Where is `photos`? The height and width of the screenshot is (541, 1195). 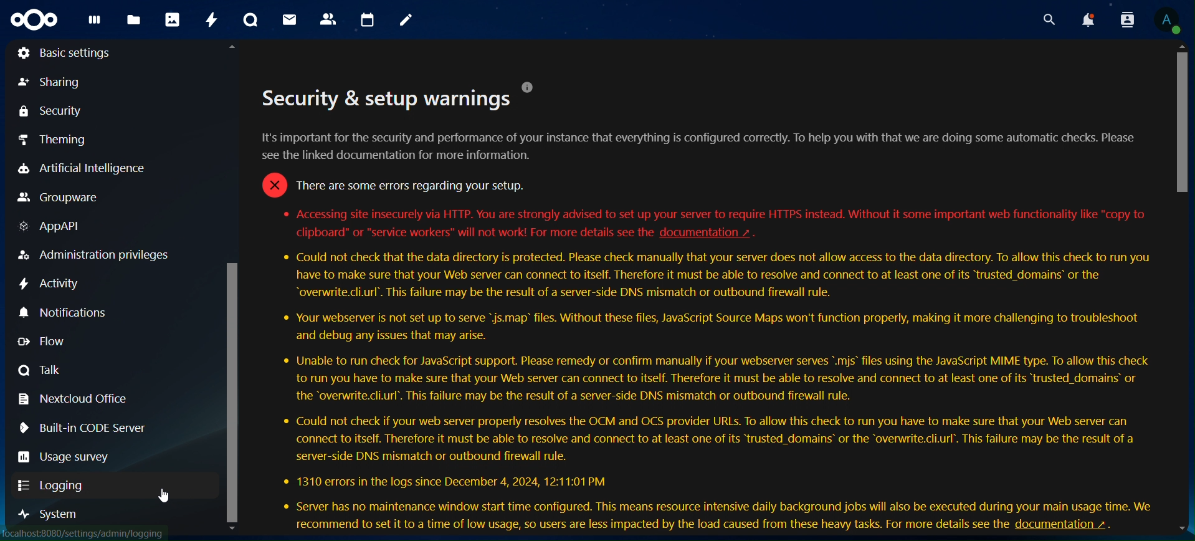 photos is located at coordinates (171, 21).